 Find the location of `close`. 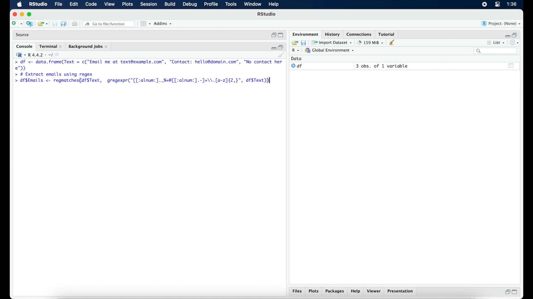

close is located at coordinates (14, 14).